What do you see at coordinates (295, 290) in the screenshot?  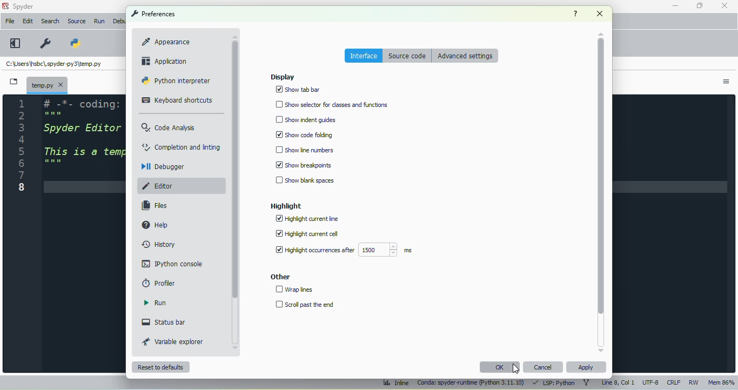 I see `wrap lines` at bounding box center [295, 290].